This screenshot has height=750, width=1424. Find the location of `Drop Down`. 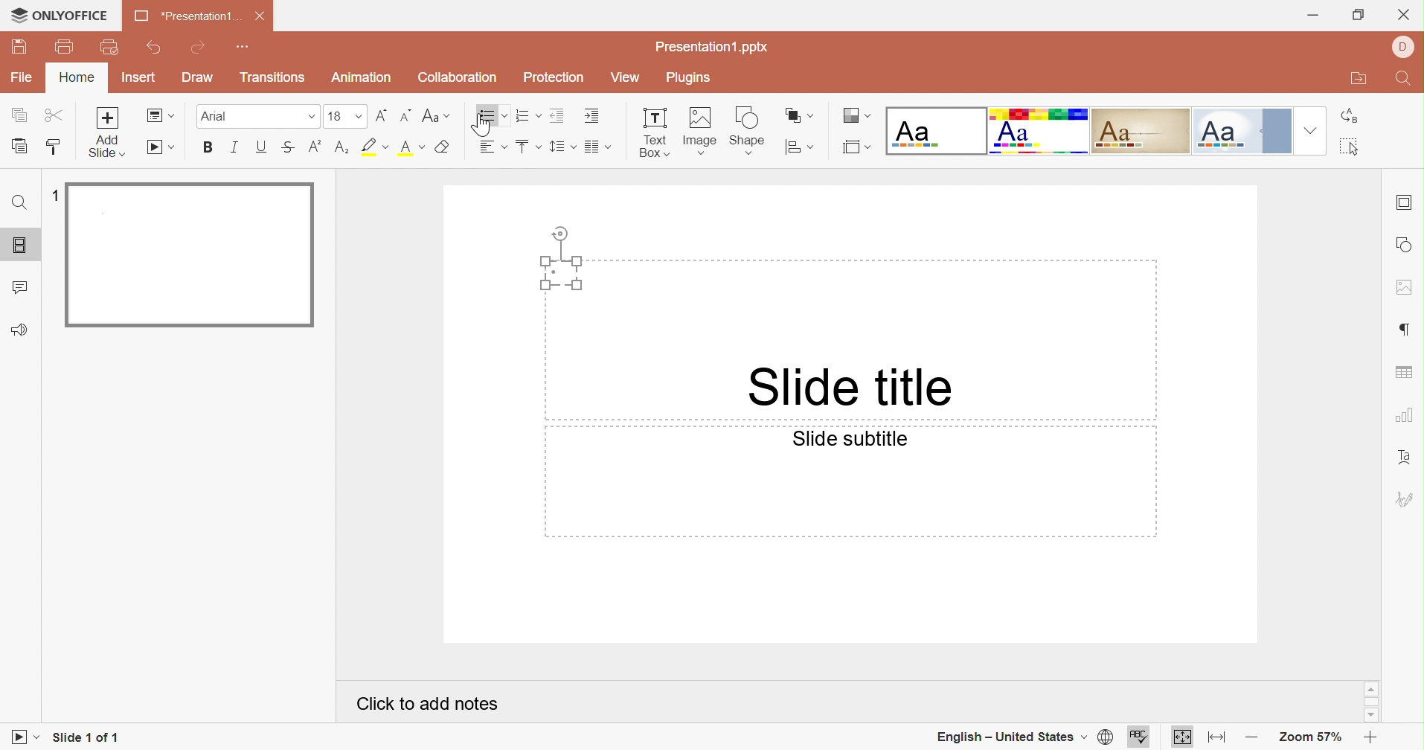

Drop Down is located at coordinates (1309, 130).